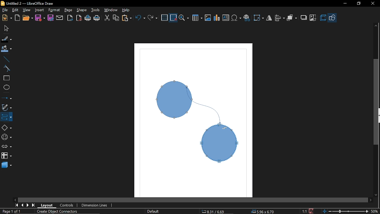  Describe the element at coordinates (312, 211) in the screenshot. I see `Save` at that location.